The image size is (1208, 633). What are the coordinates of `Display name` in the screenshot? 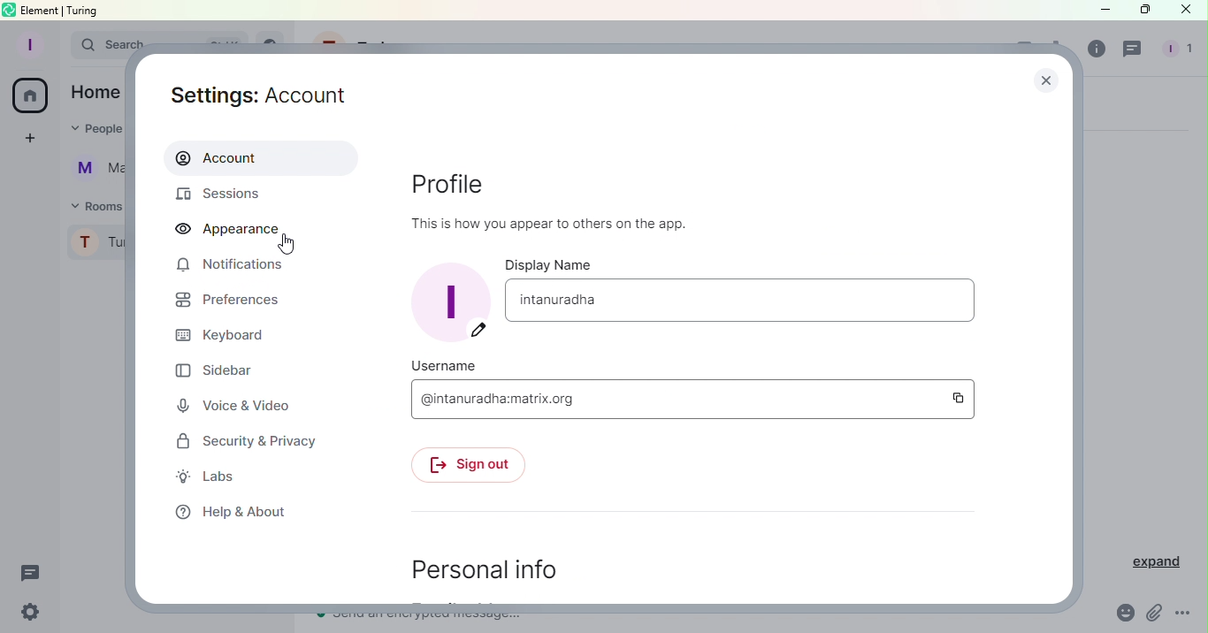 It's located at (551, 265).